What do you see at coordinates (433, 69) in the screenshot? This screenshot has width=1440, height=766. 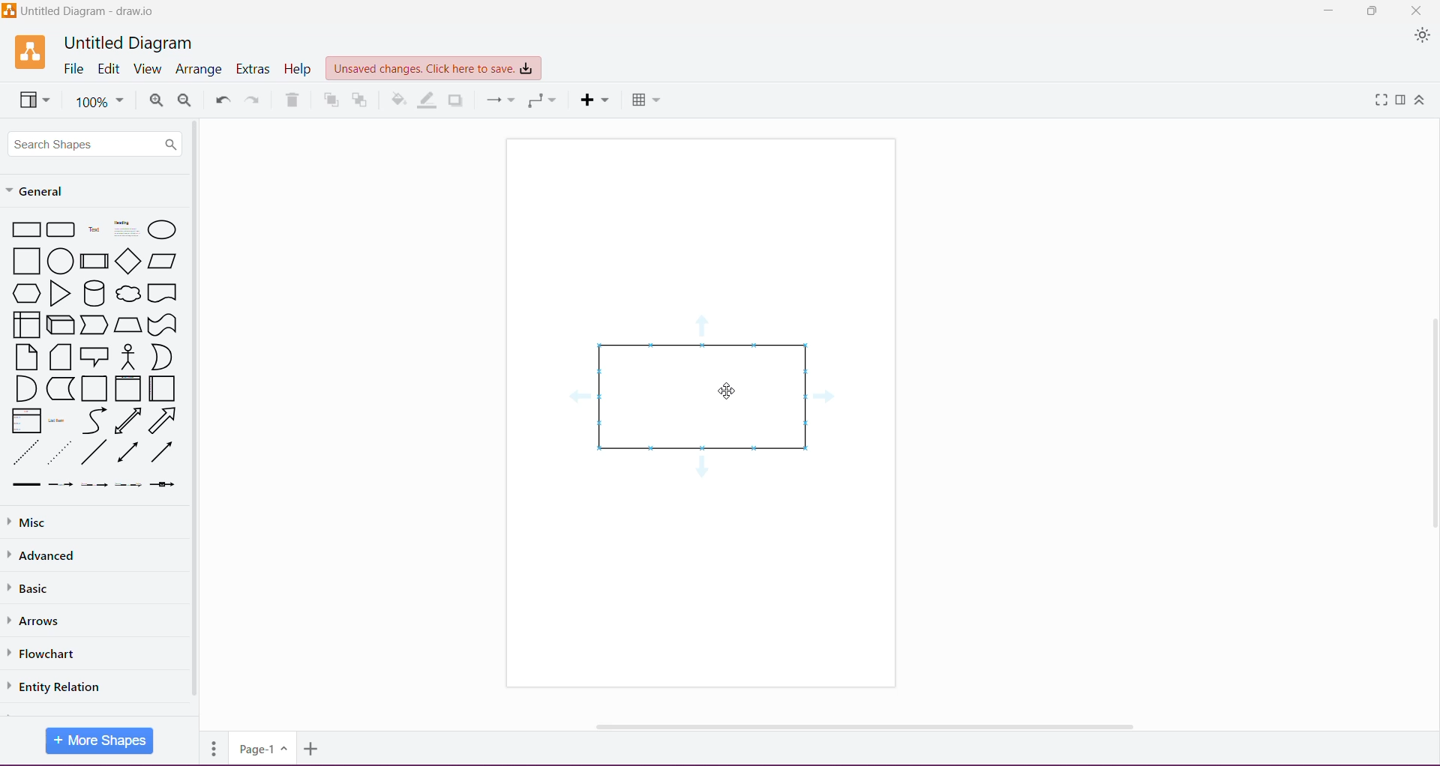 I see `Unsaved Changes. Click here to save.` at bounding box center [433, 69].